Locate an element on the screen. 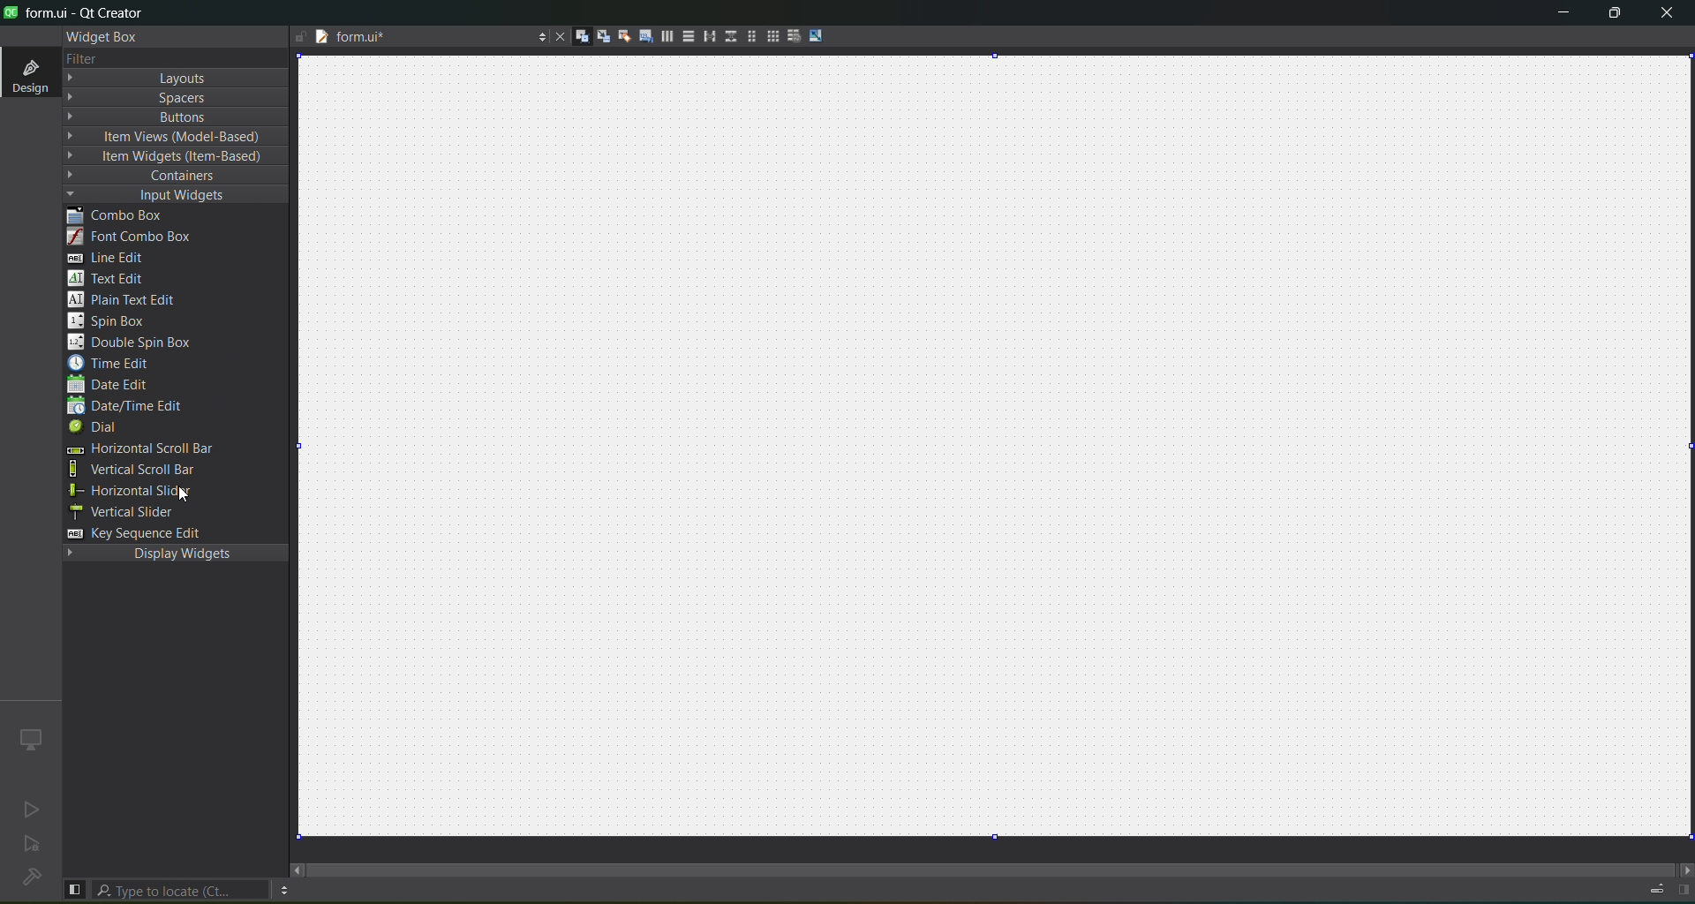 Image resolution: width=1695 pixels, height=904 pixels. option is located at coordinates (285, 891).